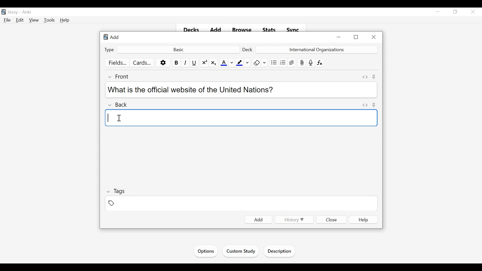 This screenshot has height=271, width=482. What do you see at coordinates (191, 30) in the screenshot?
I see `Decks` at bounding box center [191, 30].